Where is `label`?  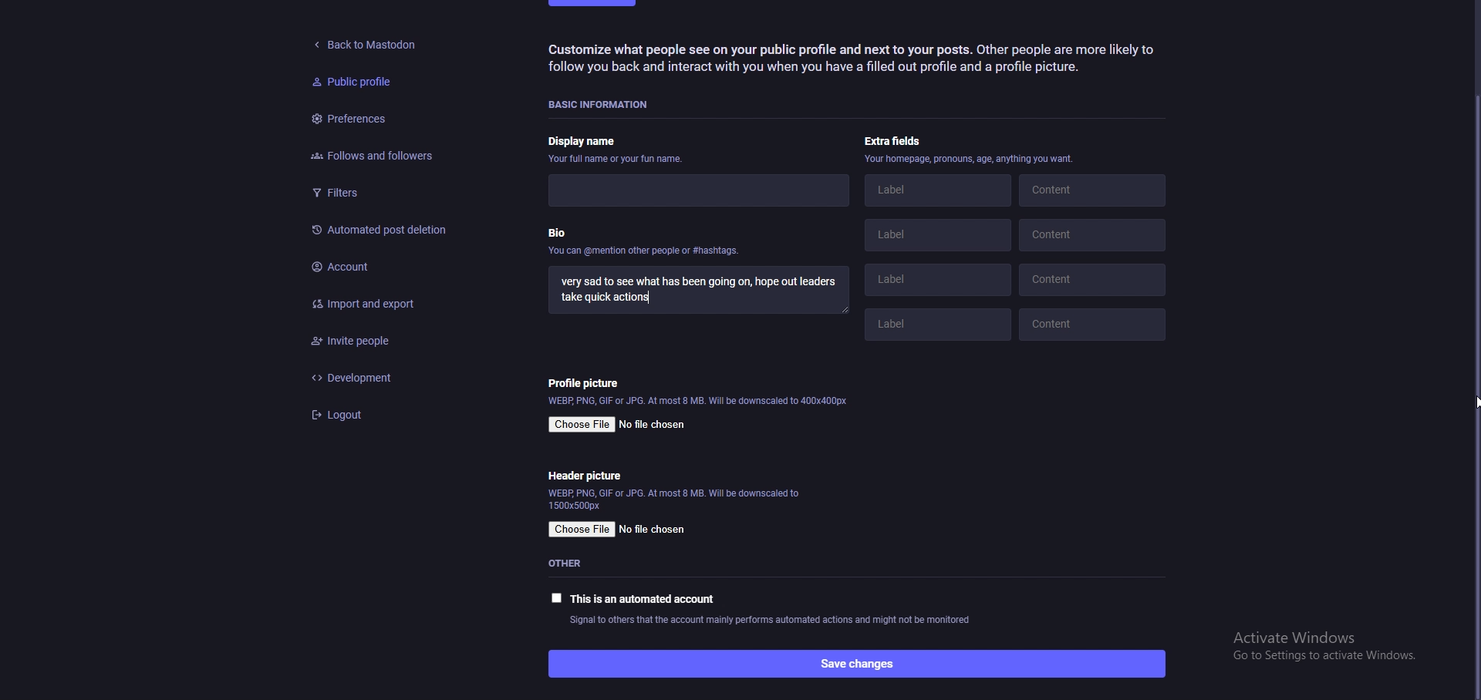 label is located at coordinates (937, 237).